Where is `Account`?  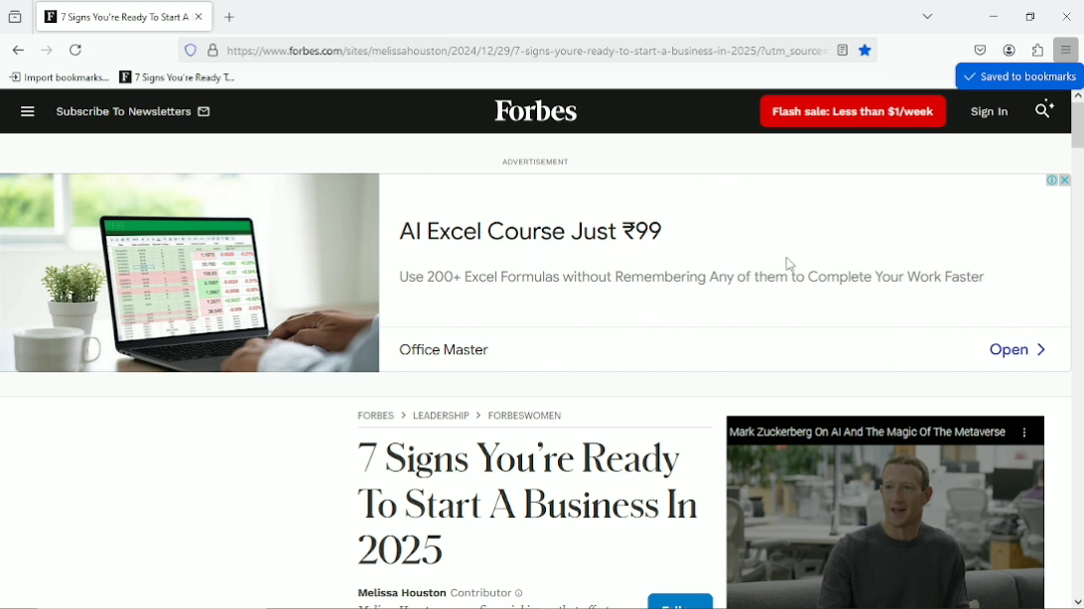 Account is located at coordinates (1009, 49).